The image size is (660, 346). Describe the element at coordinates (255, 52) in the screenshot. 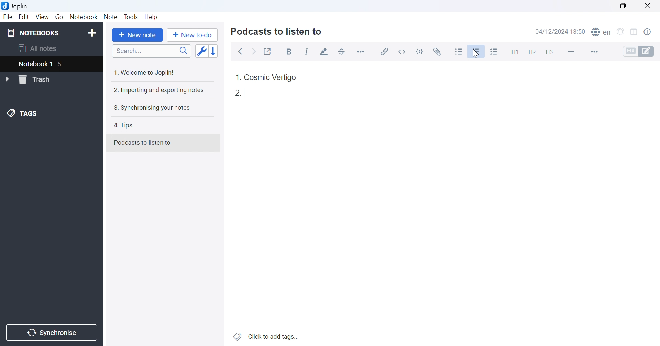

I see `Forward` at that location.